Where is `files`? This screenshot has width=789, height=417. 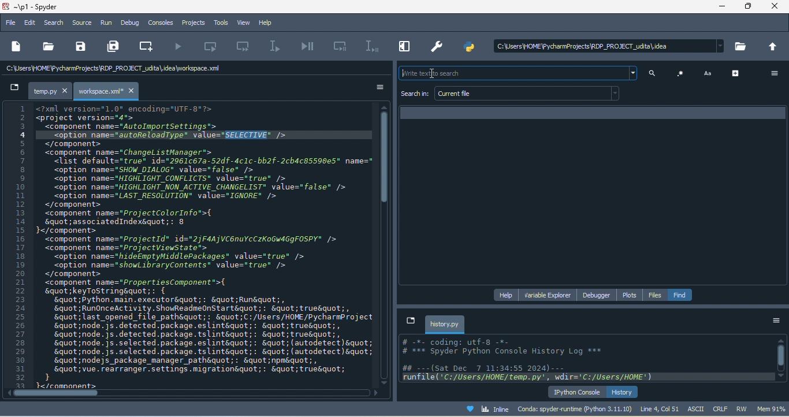 files is located at coordinates (656, 295).